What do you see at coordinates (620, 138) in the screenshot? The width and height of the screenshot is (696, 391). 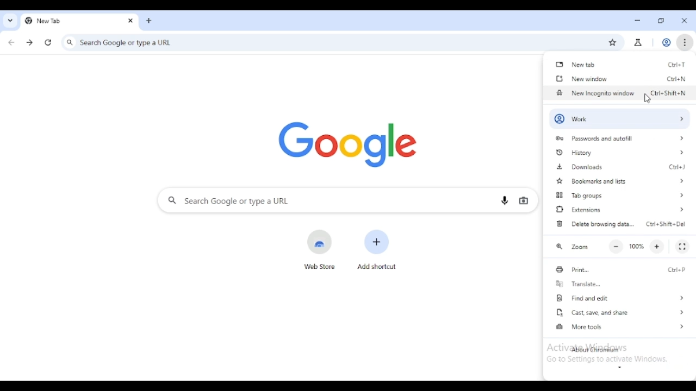 I see `passwords and autofill` at bounding box center [620, 138].